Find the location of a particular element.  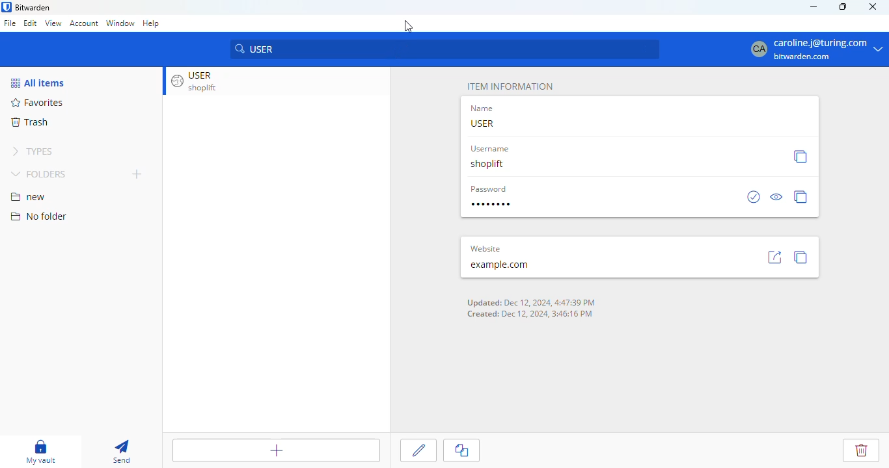

account is located at coordinates (84, 25).